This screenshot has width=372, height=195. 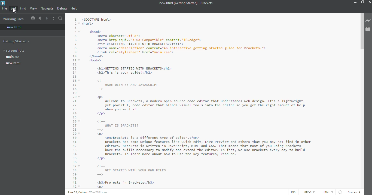 What do you see at coordinates (368, 29) in the screenshot?
I see `enable extension` at bounding box center [368, 29].